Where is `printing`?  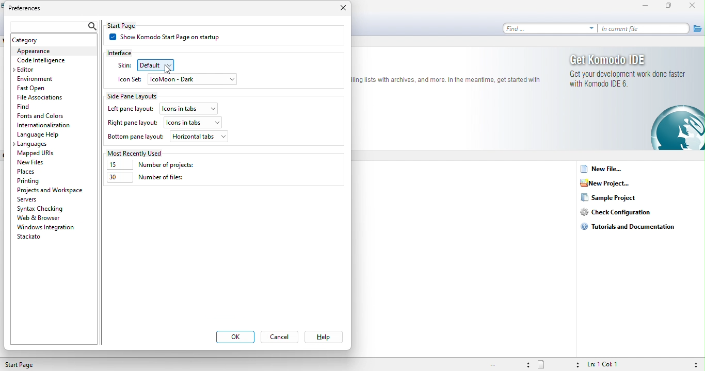 printing is located at coordinates (30, 181).